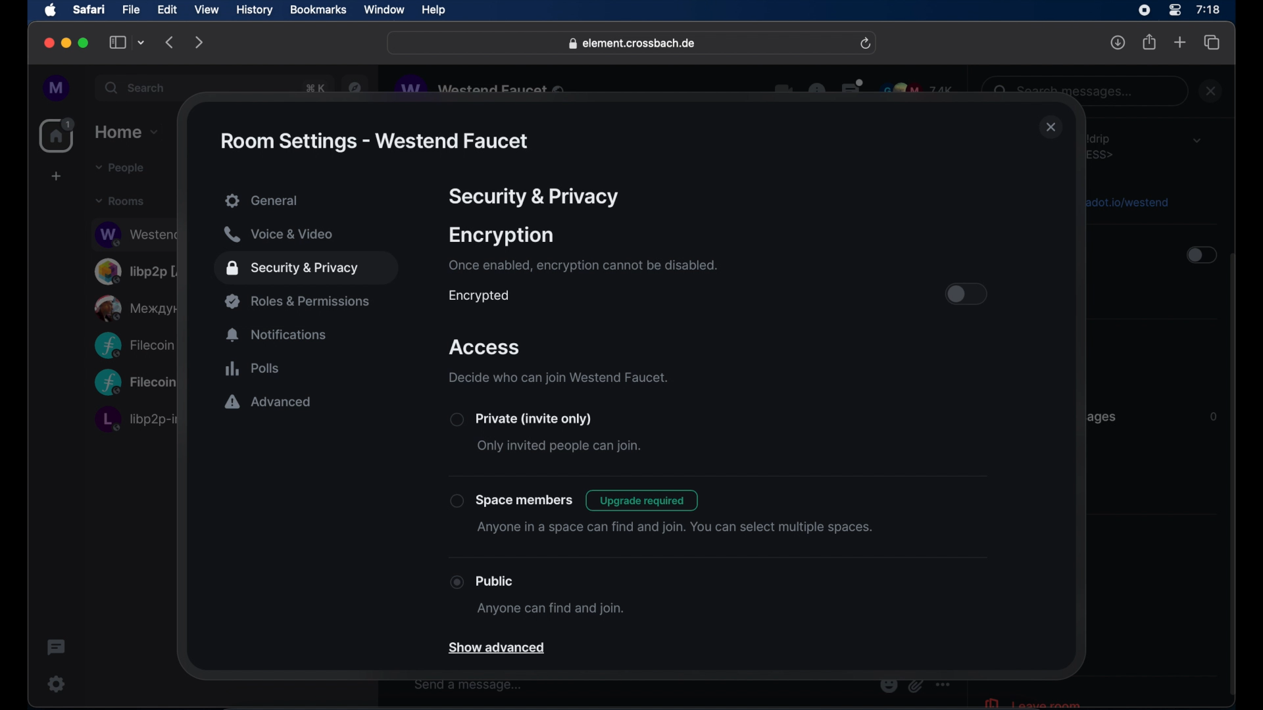 This screenshot has width=1263, height=710. Describe the element at coordinates (373, 141) in the screenshot. I see `rom settings - westend faucet` at that location.